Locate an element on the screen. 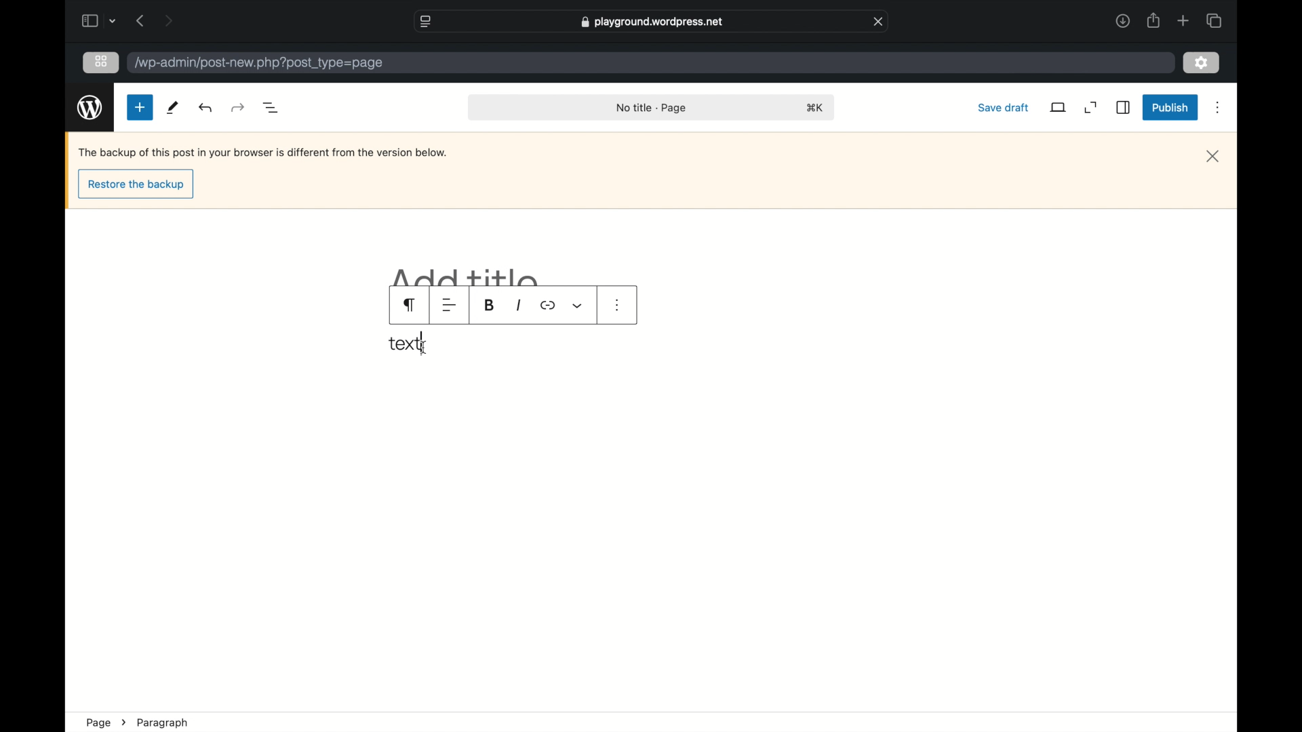 The width and height of the screenshot is (1302, 732). no title page is located at coordinates (652, 107).